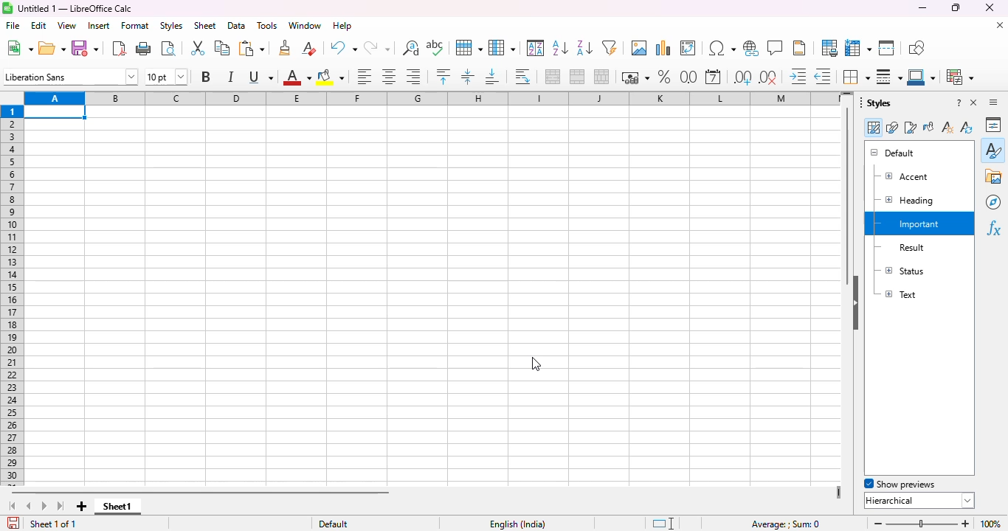 The height and width of the screenshot is (531, 1008). I want to click on sort descending, so click(585, 48).